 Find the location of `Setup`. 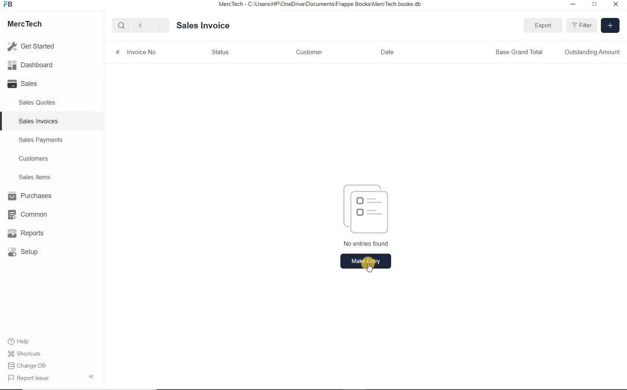

Setup is located at coordinates (31, 252).